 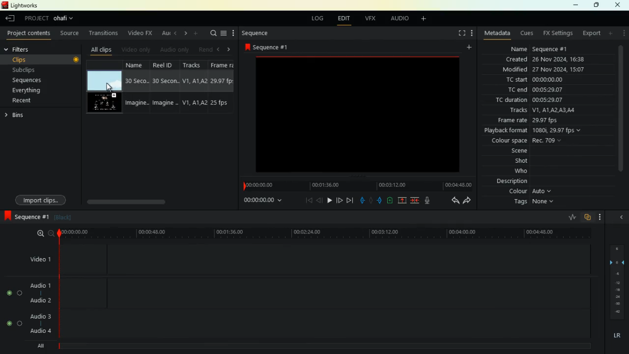 What do you see at coordinates (40, 258) in the screenshot?
I see `video 1` at bounding box center [40, 258].